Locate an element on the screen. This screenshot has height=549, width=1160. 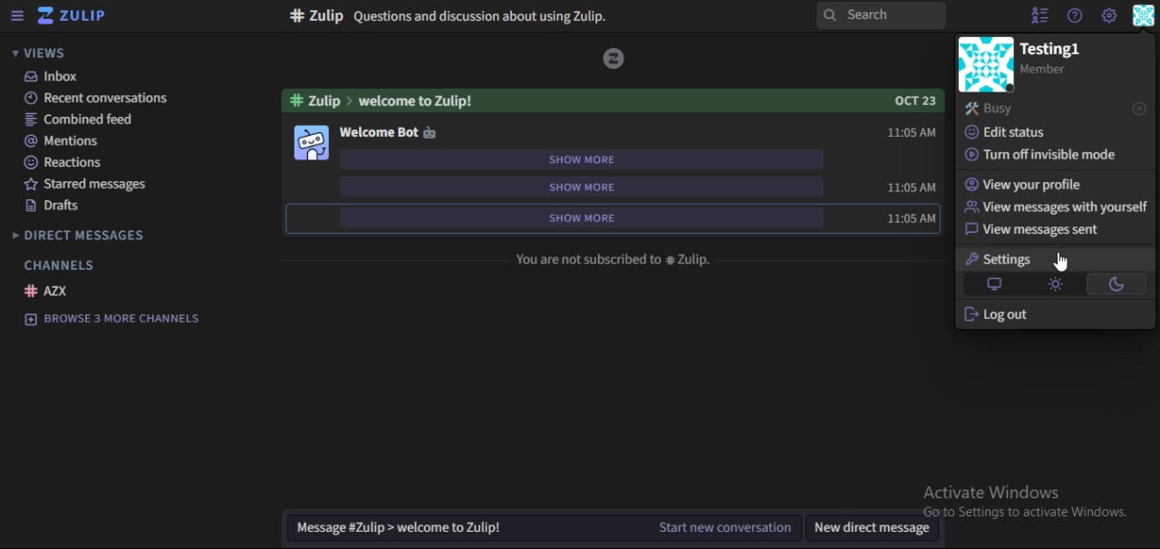
channels is located at coordinates (56, 261).